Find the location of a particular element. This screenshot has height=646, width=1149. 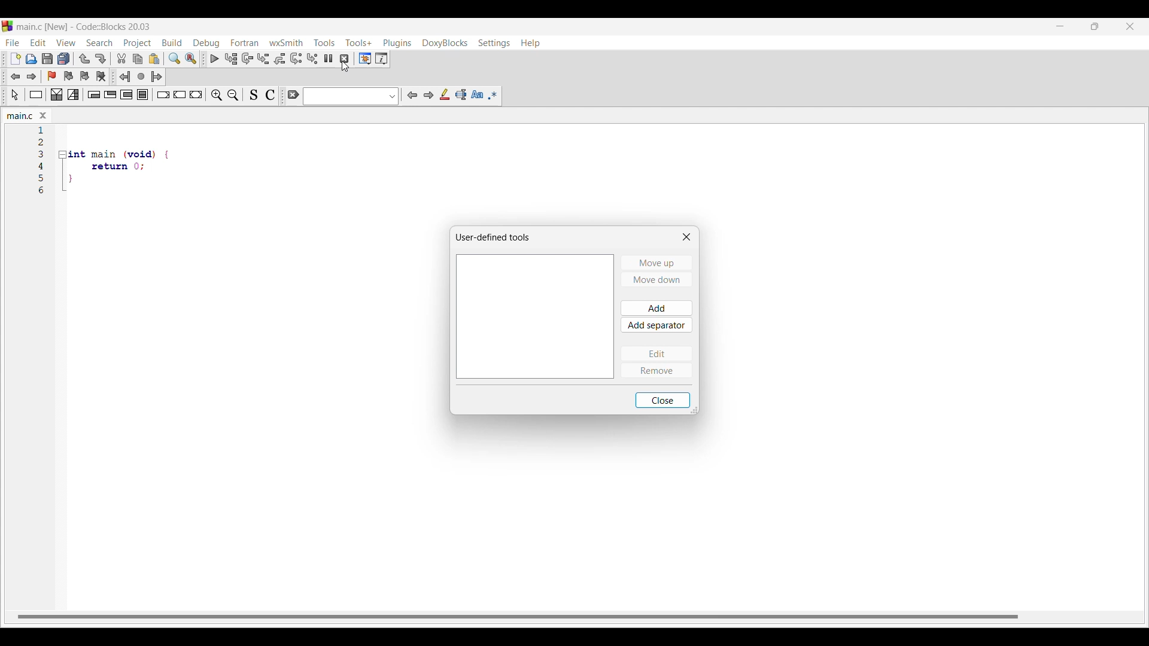

Select is located at coordinates (14, 95).